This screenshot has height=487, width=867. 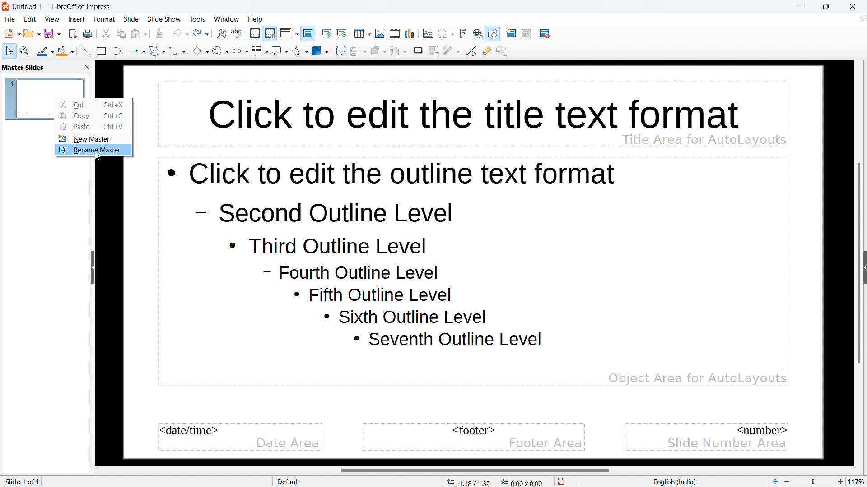 I want to click on click to edit the title text format, so click(x=454, y=107).